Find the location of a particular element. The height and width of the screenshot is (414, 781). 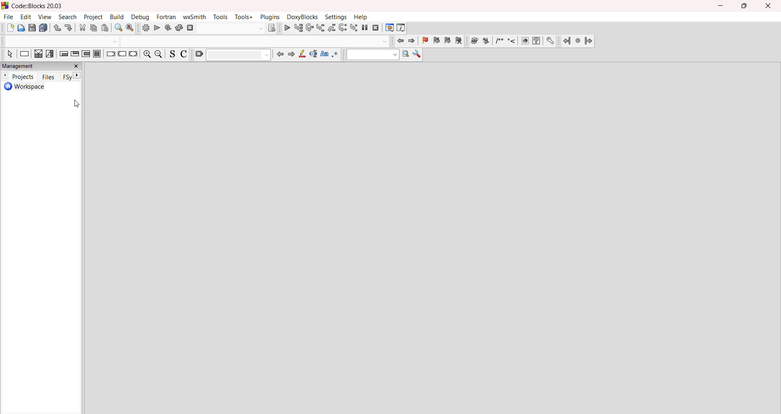

Back jump is located at coordinates (566, 41).